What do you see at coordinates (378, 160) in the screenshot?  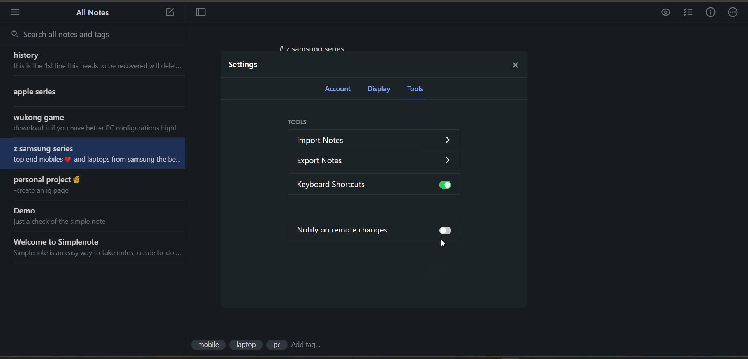 I see `export notes` at bounding box center [378, 160].